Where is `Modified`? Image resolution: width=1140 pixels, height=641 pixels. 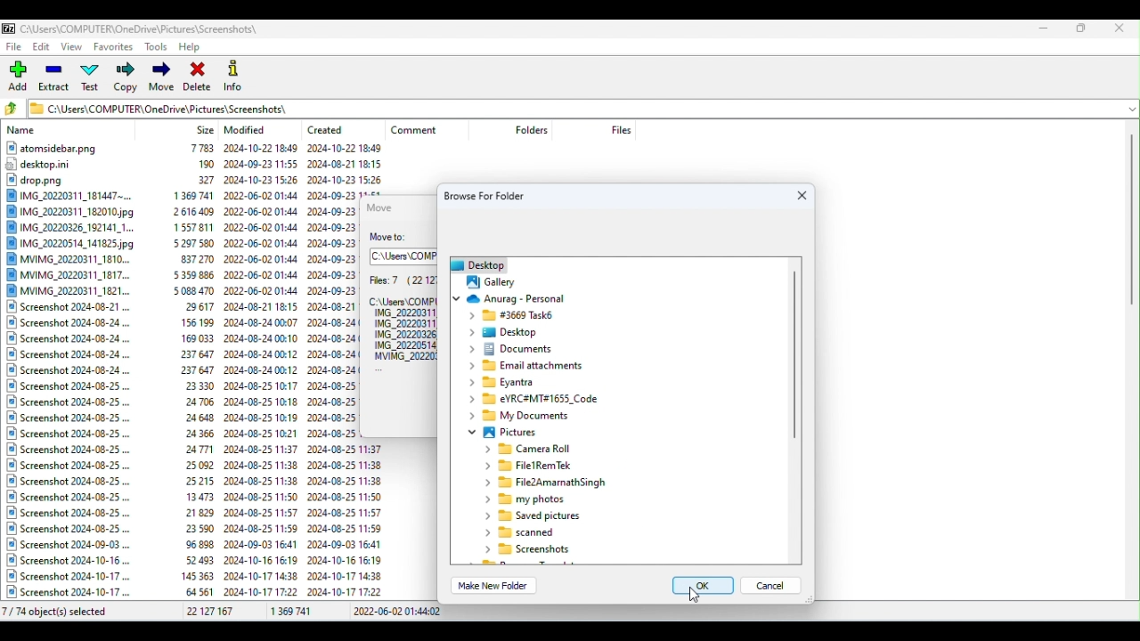
Modified is located at coordinates (248, 130).